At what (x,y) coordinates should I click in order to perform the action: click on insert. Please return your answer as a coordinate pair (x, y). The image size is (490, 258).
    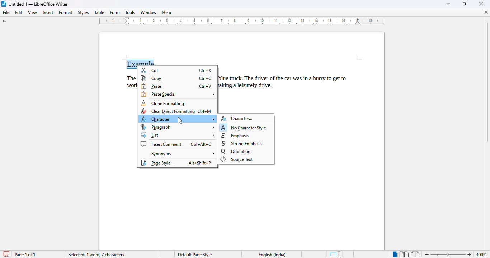
    Looking at the image, I should click on (48, 13).